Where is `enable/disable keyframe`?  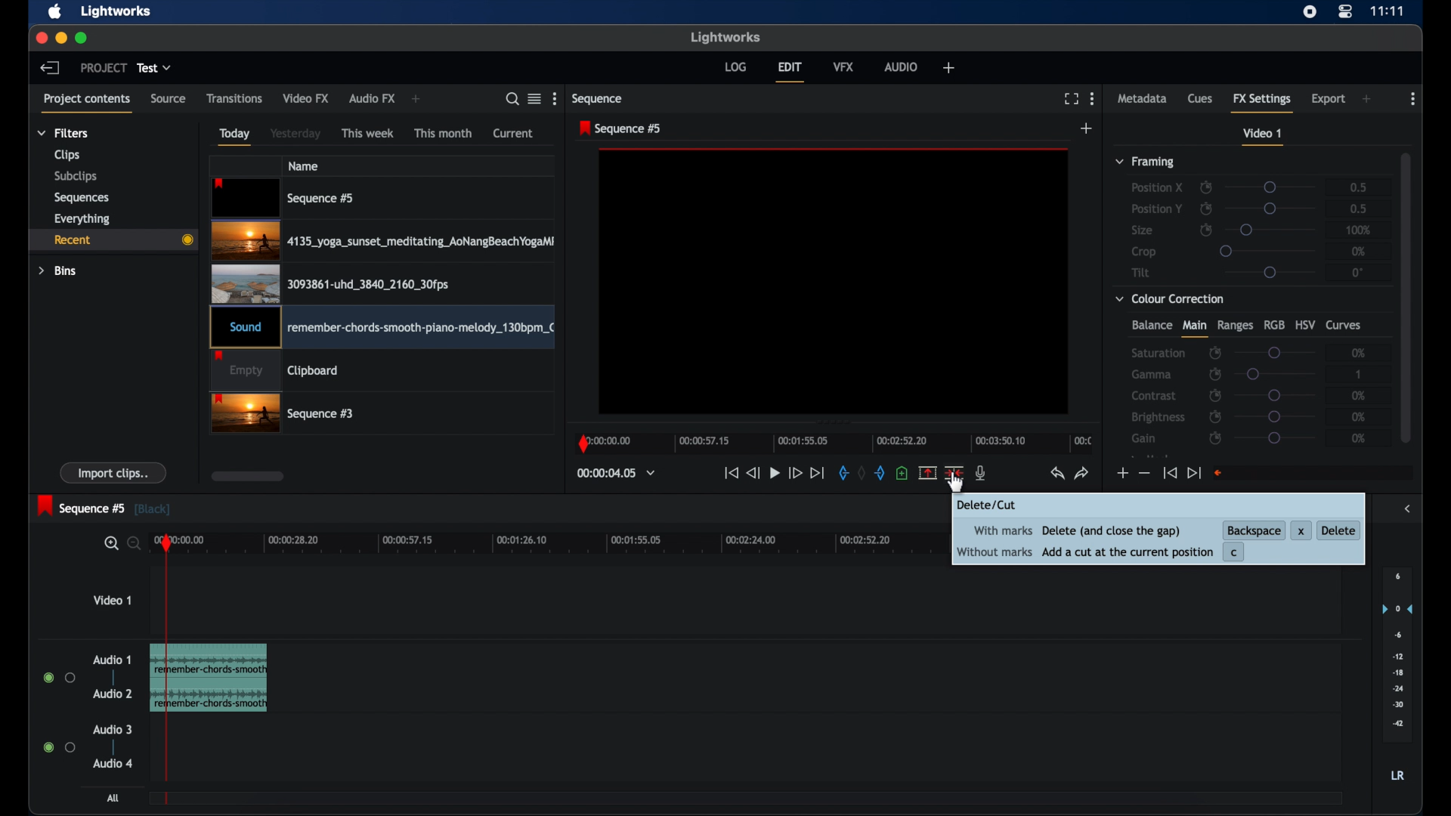 enable/disable keyframe is located at coordinates (1206, 209).